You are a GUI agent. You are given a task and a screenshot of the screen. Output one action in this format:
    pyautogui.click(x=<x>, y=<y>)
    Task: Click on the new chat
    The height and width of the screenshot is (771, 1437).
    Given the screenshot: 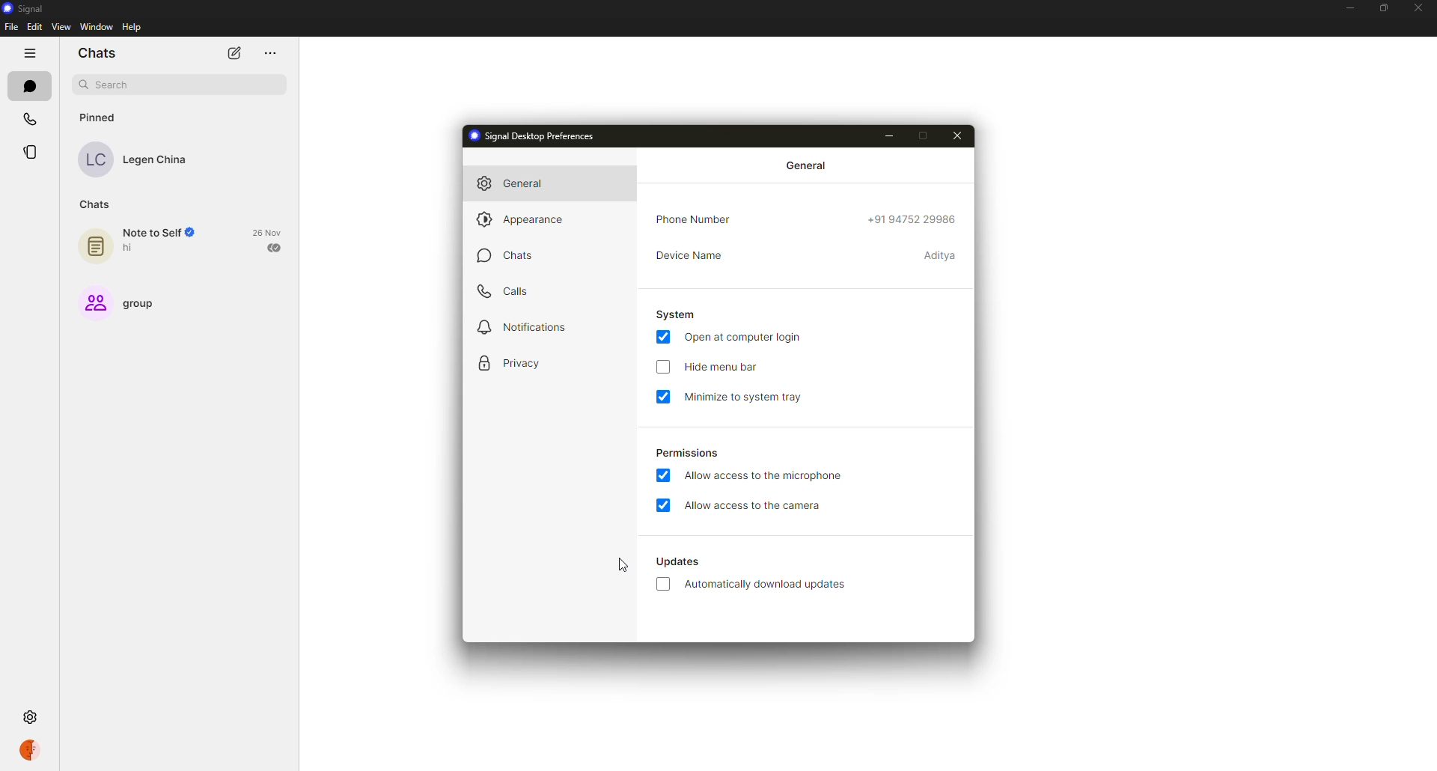 What is the action you would take?
    pyautogui.click(x=234, y=54)
    